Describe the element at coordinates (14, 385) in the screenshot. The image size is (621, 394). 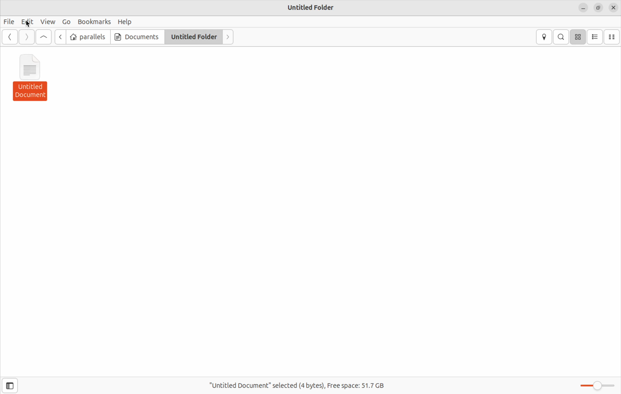
I see `sidebar` at that location.